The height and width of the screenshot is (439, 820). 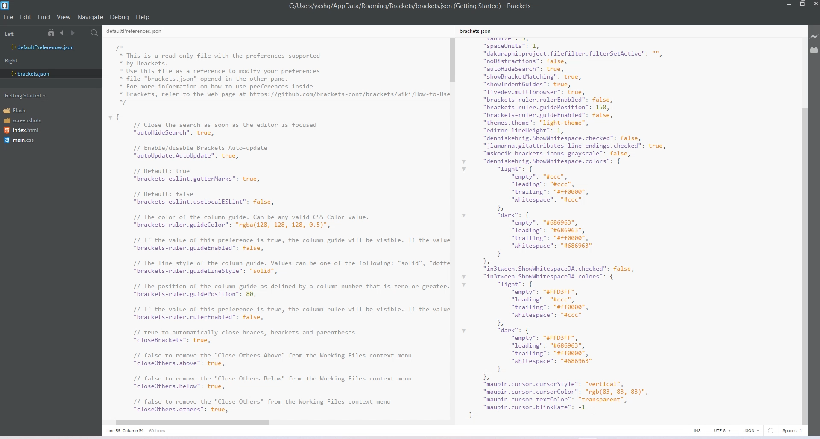 I want to click on Logo, so click(x=6, y=6).